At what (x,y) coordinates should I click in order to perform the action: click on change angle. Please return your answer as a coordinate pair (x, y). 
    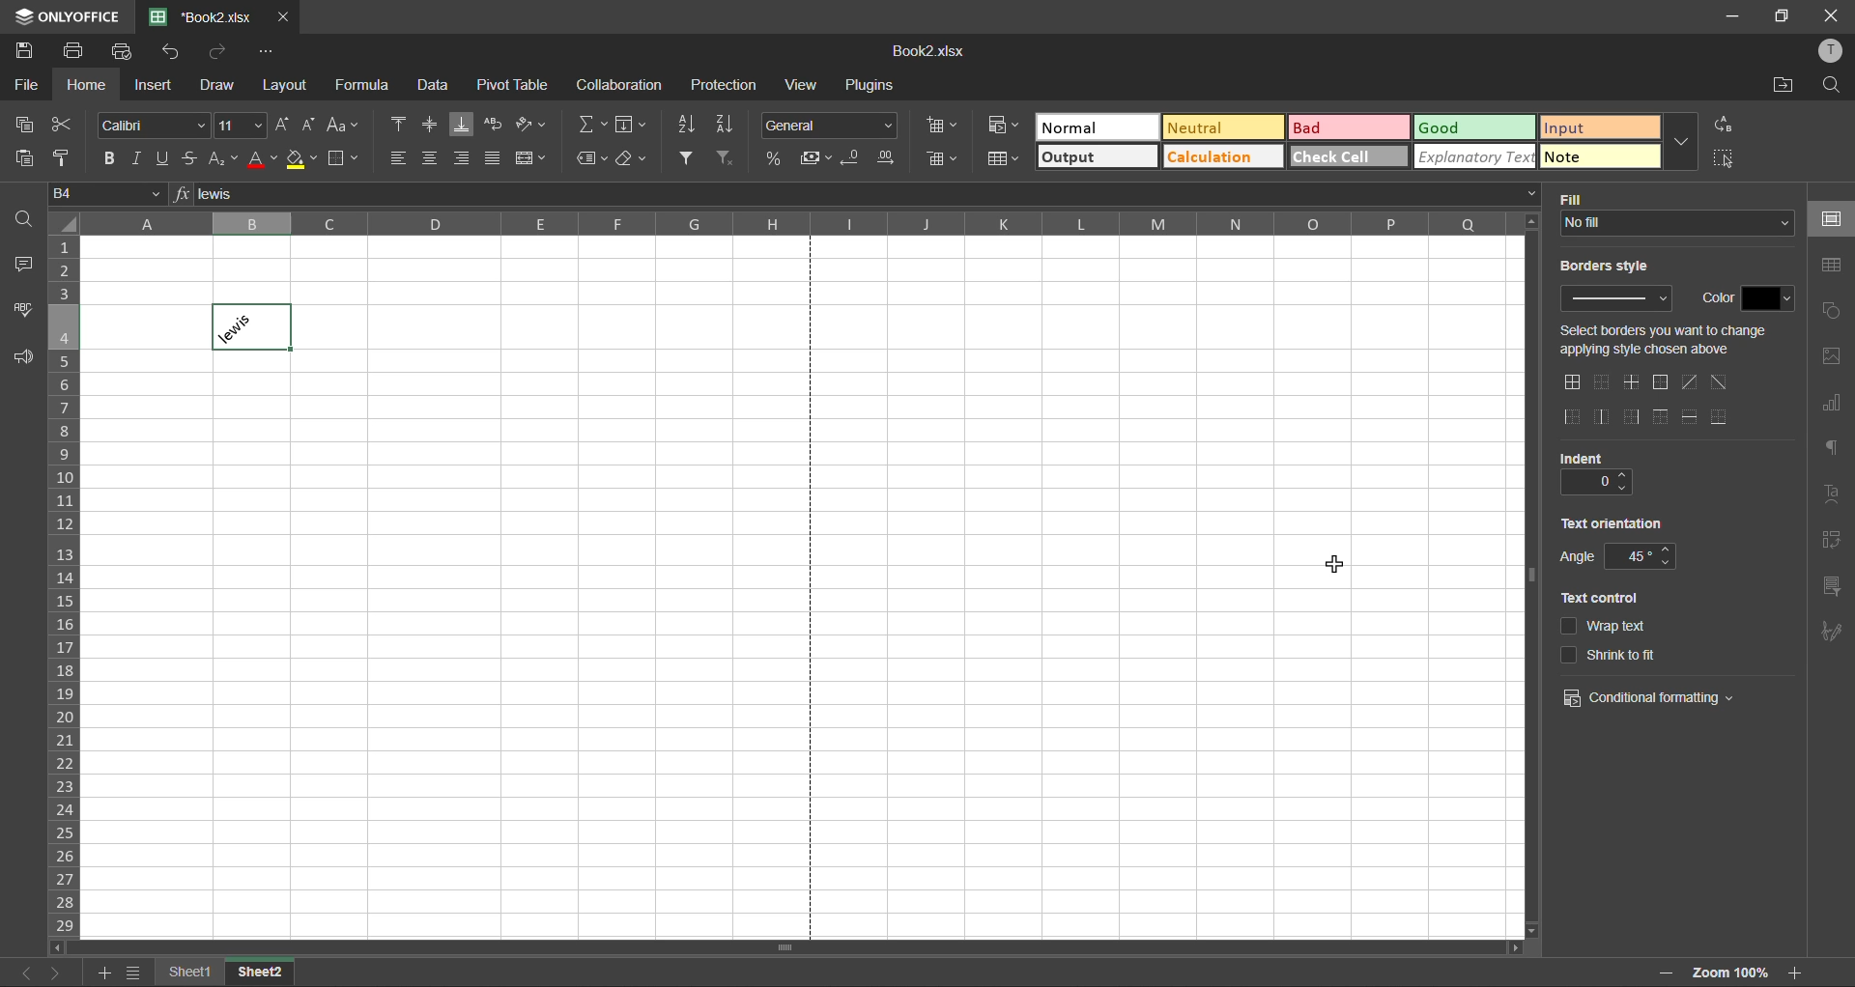
    Looking at the image, I should click on (1629, 555).